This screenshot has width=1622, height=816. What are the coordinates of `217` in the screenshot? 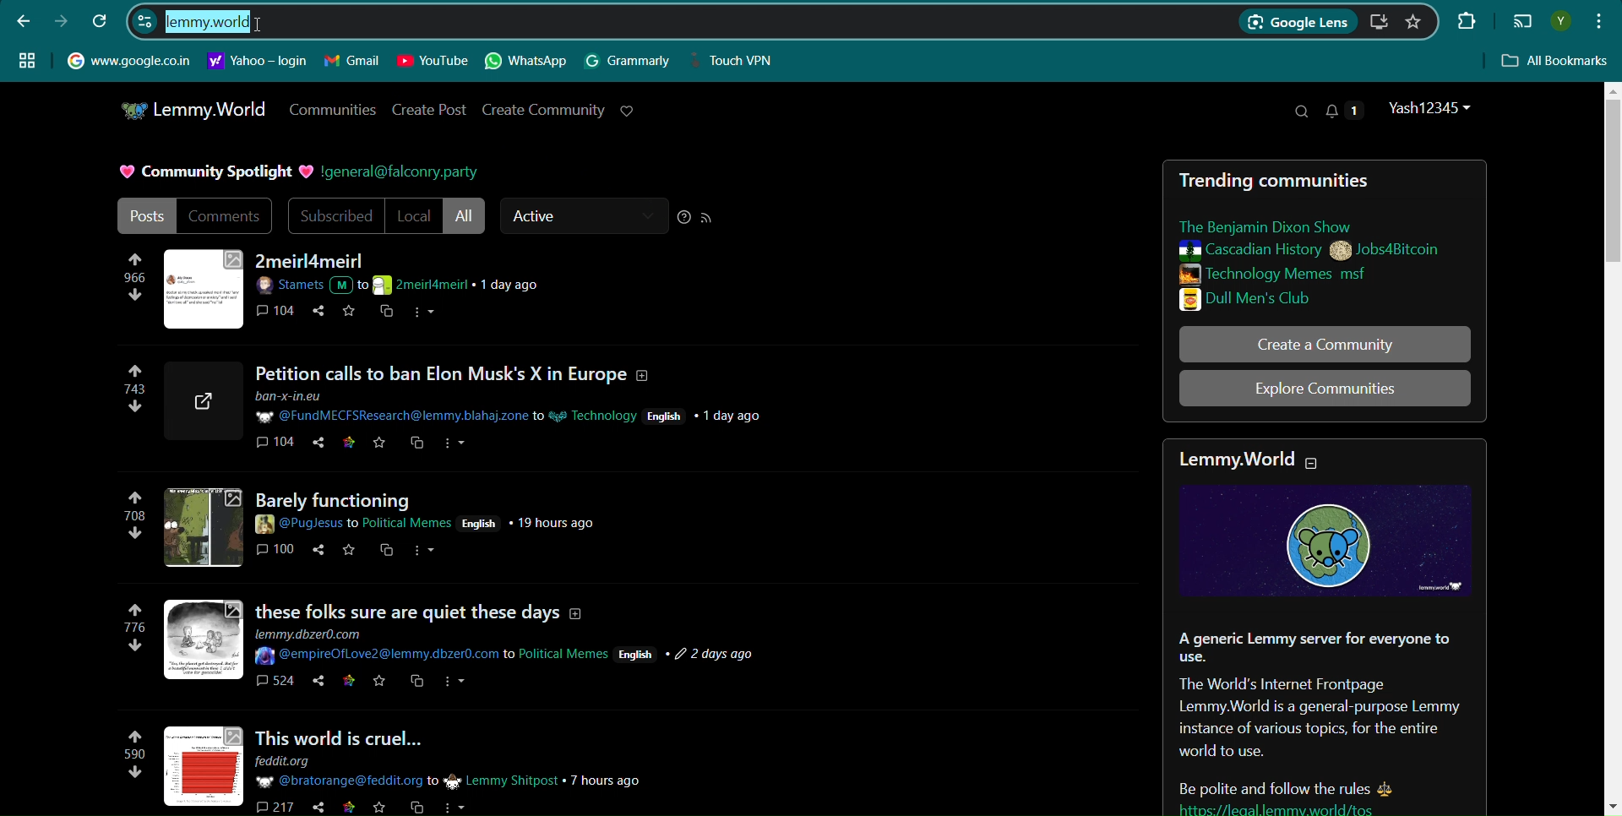 It's located at (272, 806).